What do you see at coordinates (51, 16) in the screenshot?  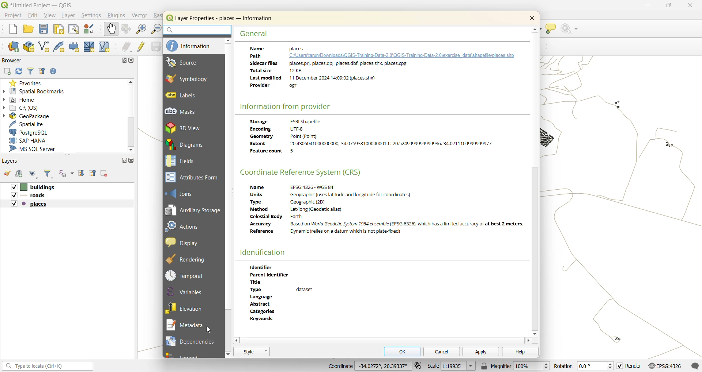 I see `view` at bounding box center [51, 16].